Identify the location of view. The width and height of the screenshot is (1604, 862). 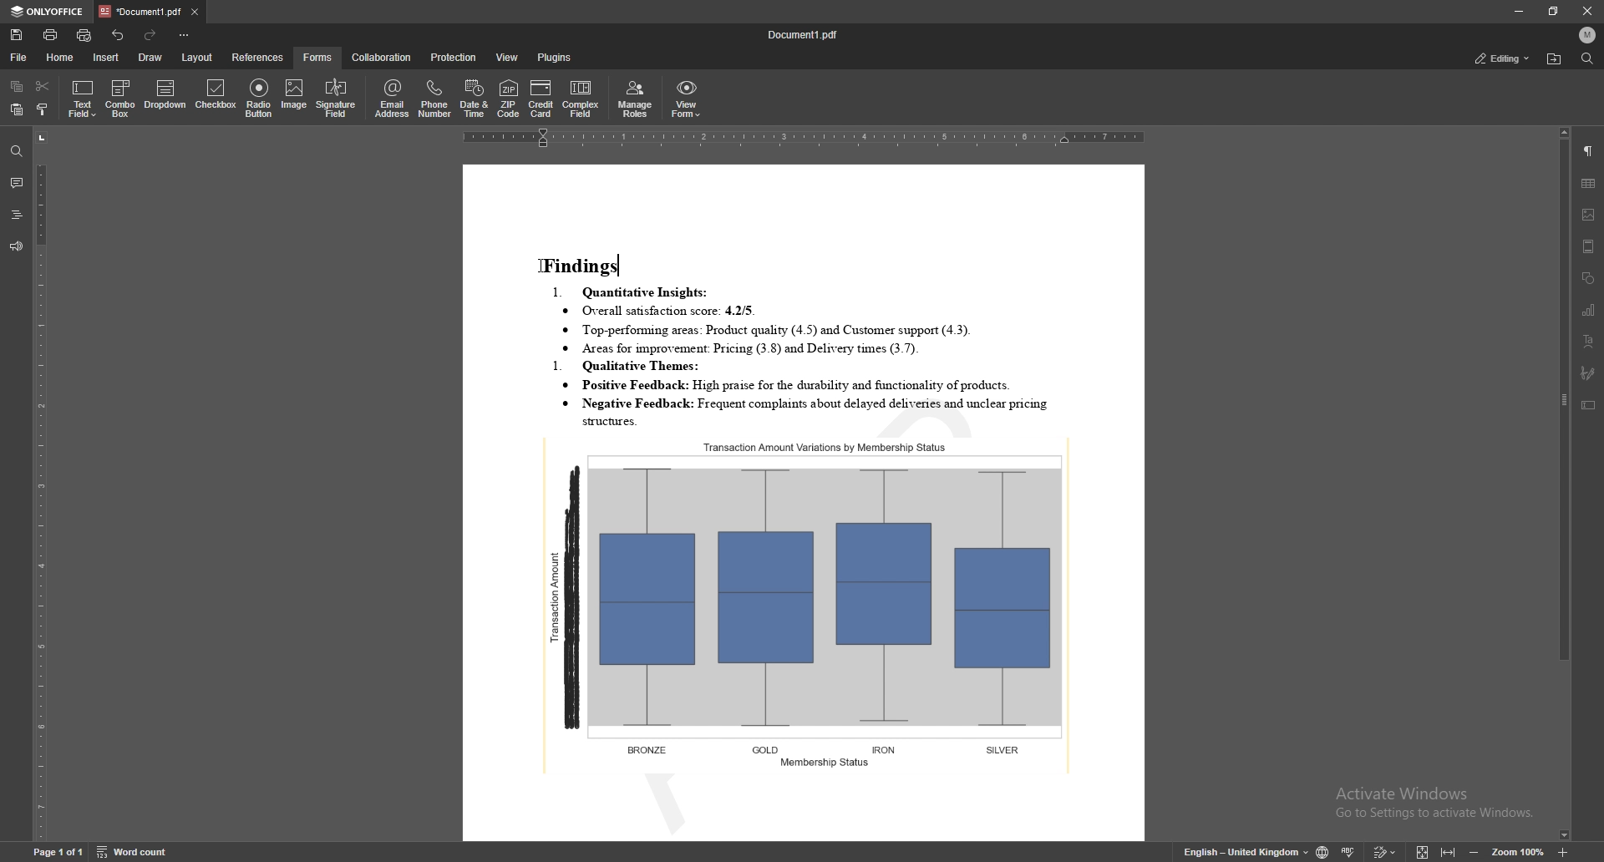
(509, 58).